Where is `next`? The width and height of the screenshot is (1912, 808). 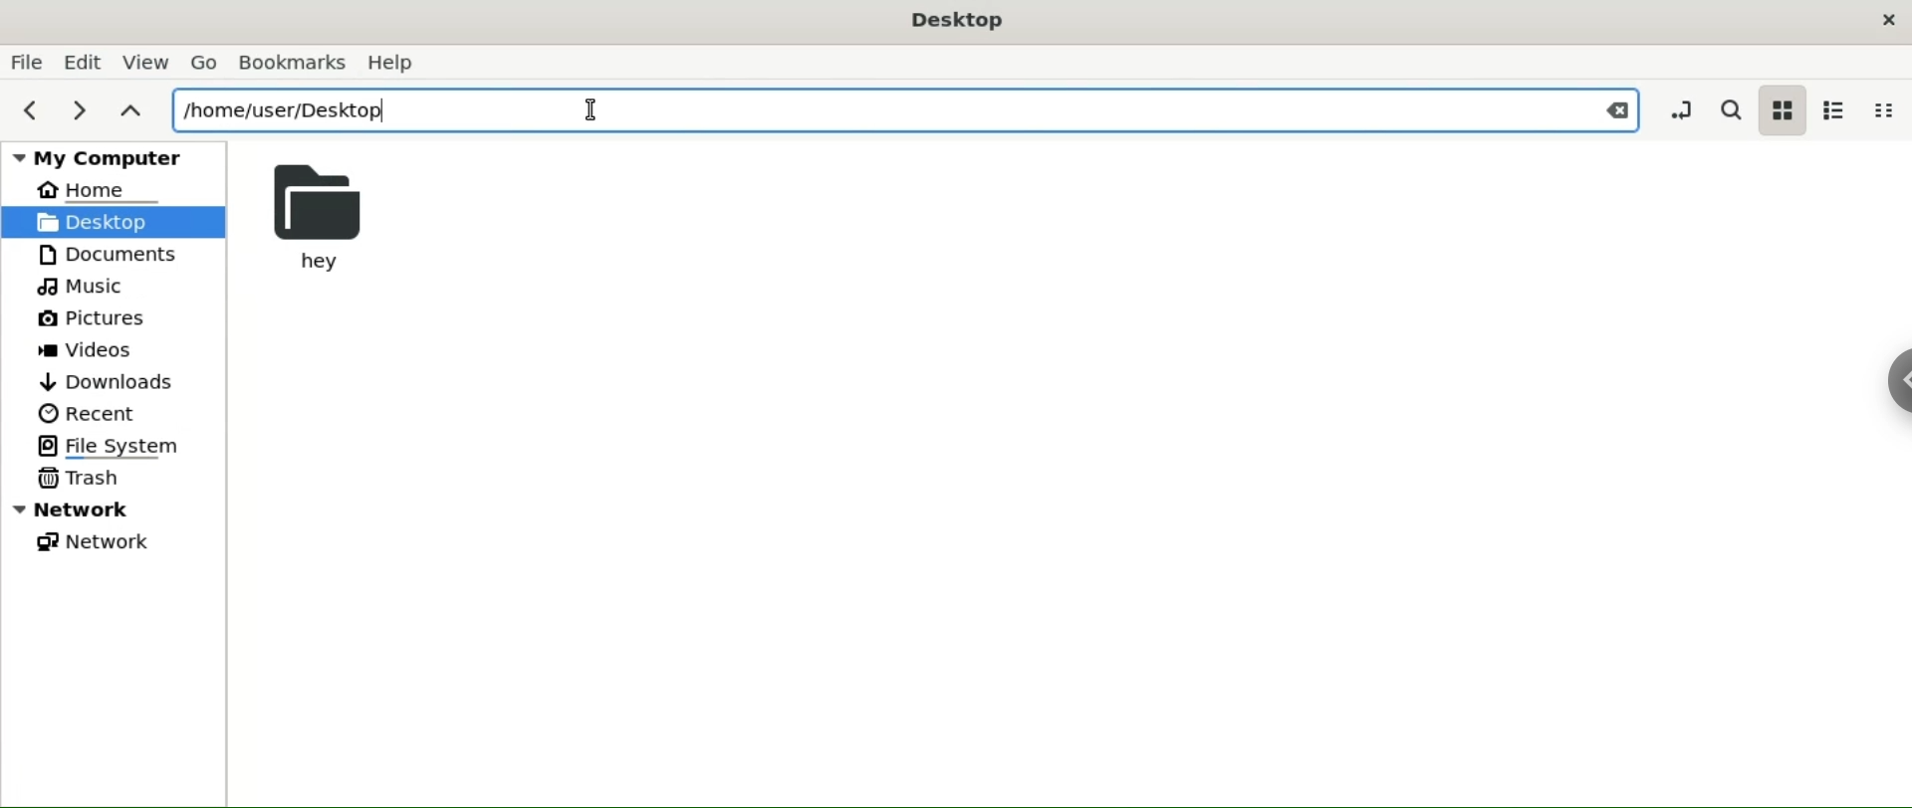
next is located at coordinates (75, 113).